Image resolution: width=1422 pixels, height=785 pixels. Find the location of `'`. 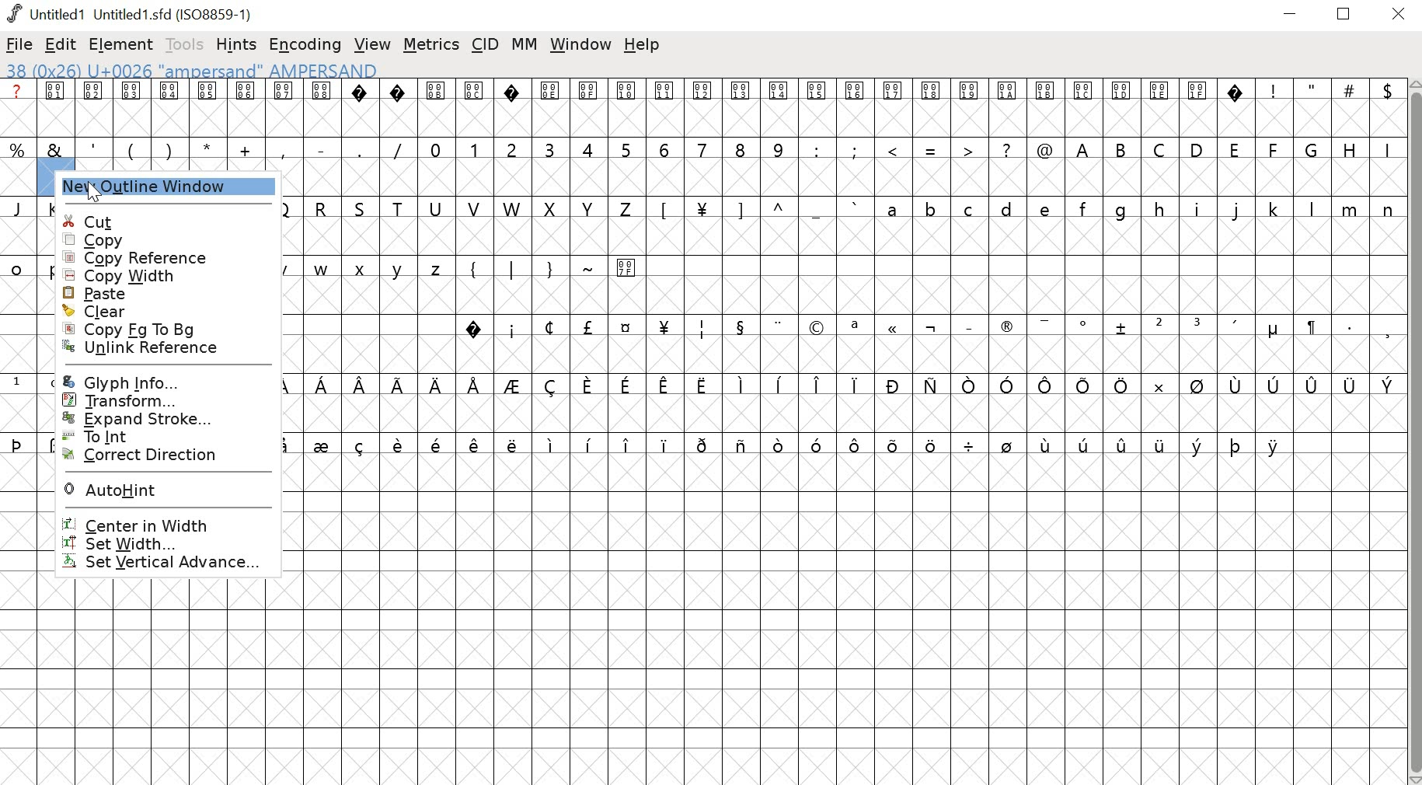

' is located at coordinates (95, 148).